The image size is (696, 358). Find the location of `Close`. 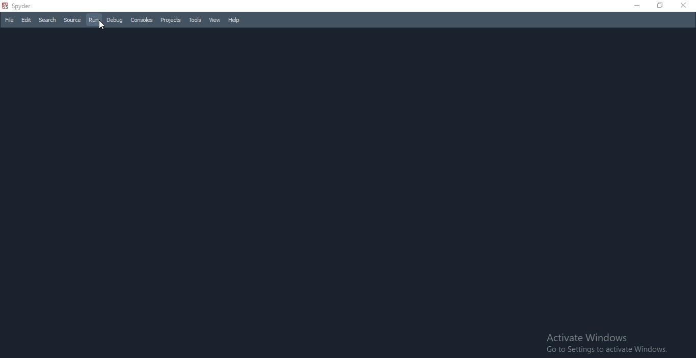

Close is located at coordinates (636, 5).